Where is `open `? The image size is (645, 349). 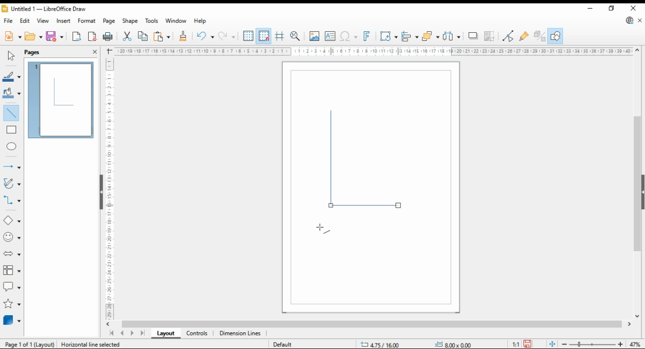 open  is located at coordinates (34, 36).